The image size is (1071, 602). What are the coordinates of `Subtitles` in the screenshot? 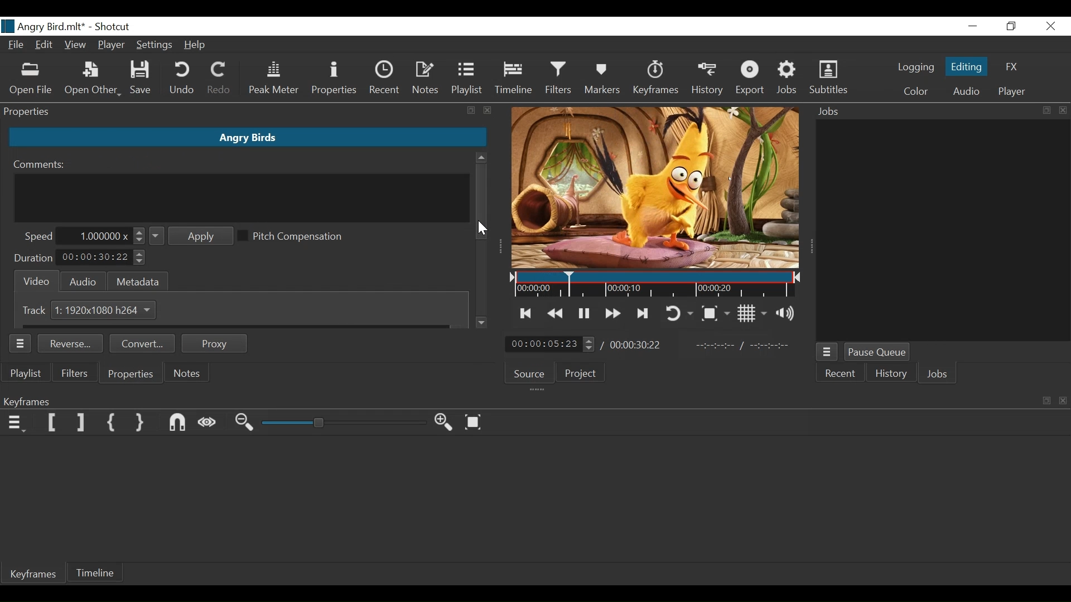 It's located at (829, 79).